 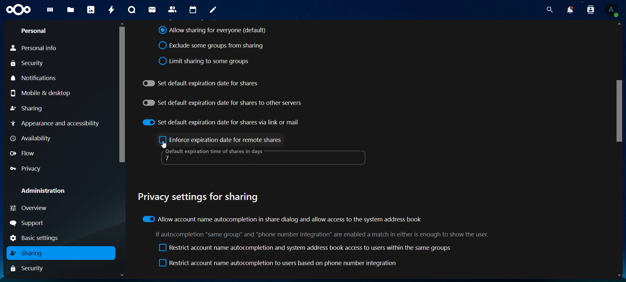 I want to click on search contacts, so click(x=590, y=10).